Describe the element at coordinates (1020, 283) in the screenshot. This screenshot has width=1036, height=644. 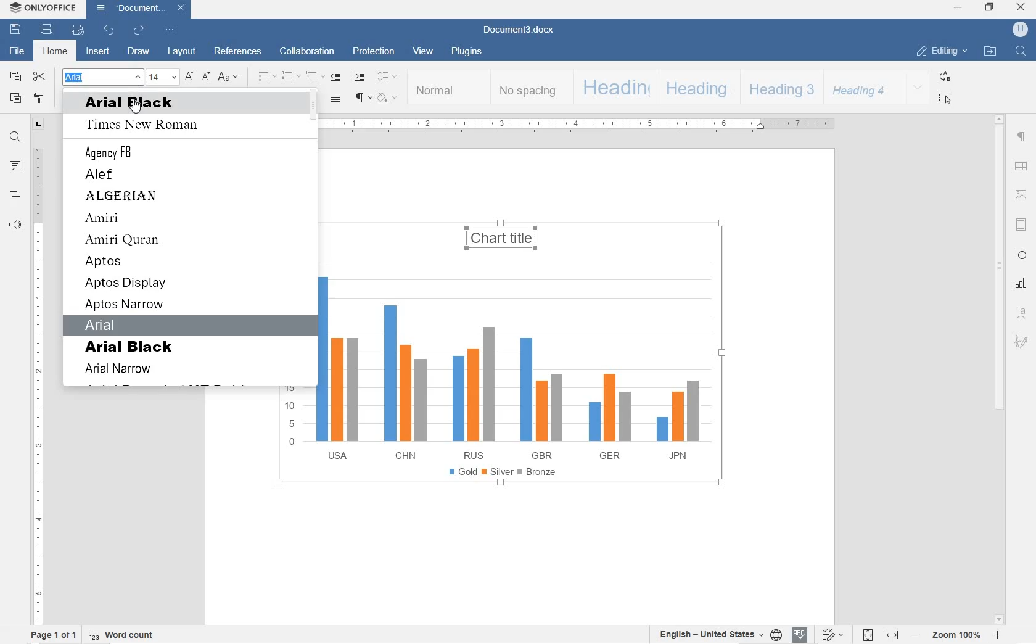
I see `CHART` at that location.